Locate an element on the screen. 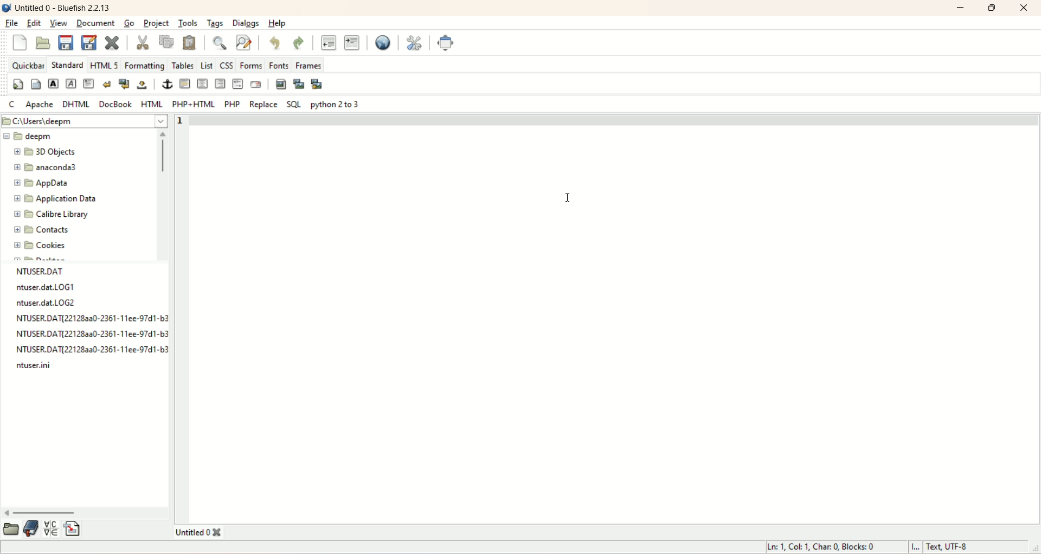 The height and width of the screenshot is (554, 1041). tags is located at coordinates (216, 24).